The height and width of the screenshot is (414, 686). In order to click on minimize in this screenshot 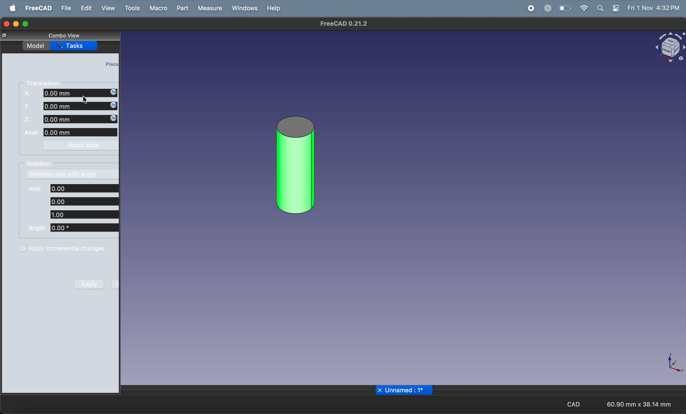, I will do `click(16, 24)`.